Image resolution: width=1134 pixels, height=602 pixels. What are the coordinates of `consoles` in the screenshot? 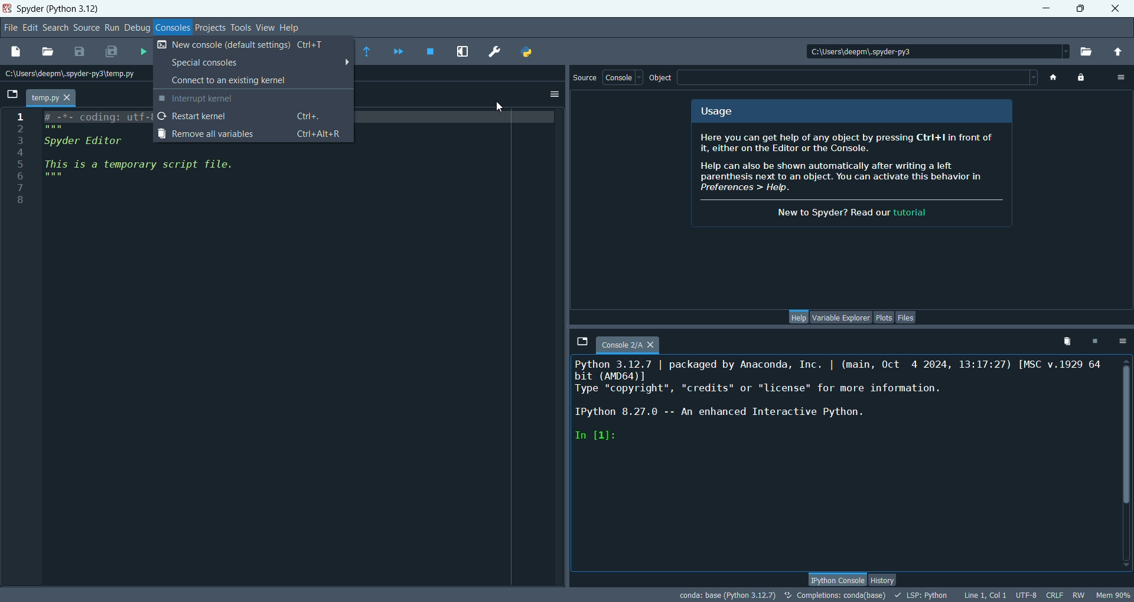 It's located at (173, 27).